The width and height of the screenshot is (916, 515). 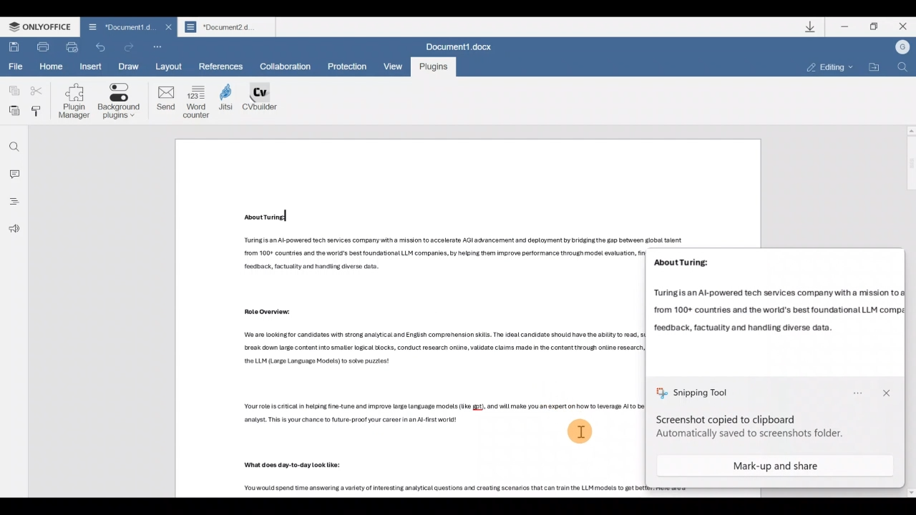 I want to click on Print file, so click(x=42, y=46).